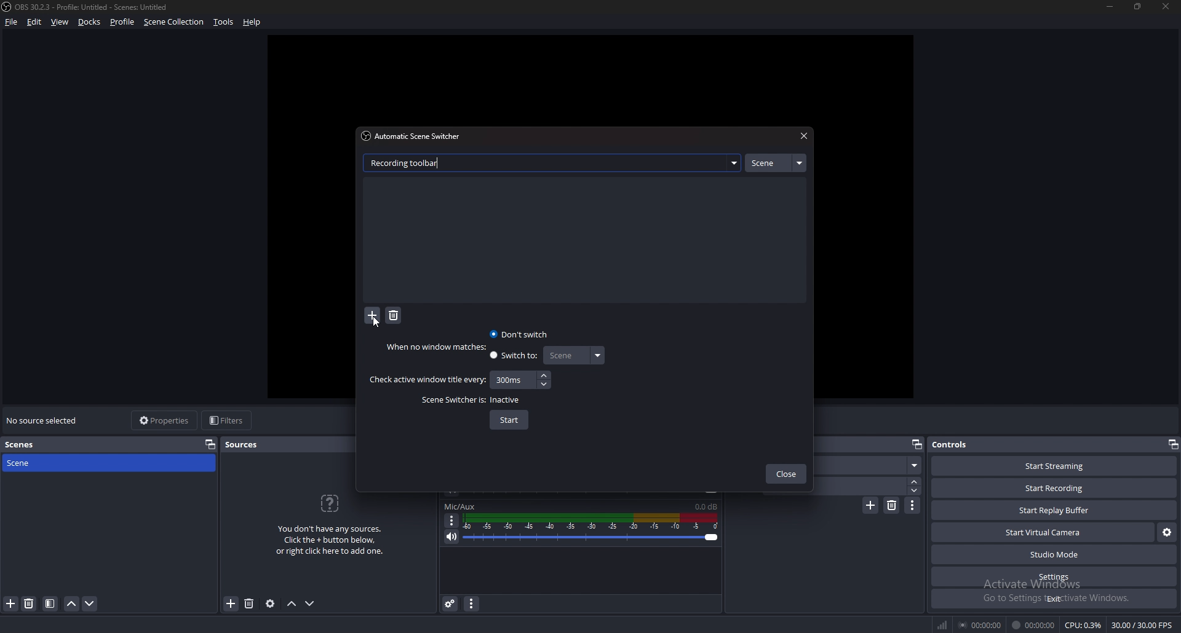  Describe the element at coordinates (573, 355) in the screenshot. I see `scene` at that location.